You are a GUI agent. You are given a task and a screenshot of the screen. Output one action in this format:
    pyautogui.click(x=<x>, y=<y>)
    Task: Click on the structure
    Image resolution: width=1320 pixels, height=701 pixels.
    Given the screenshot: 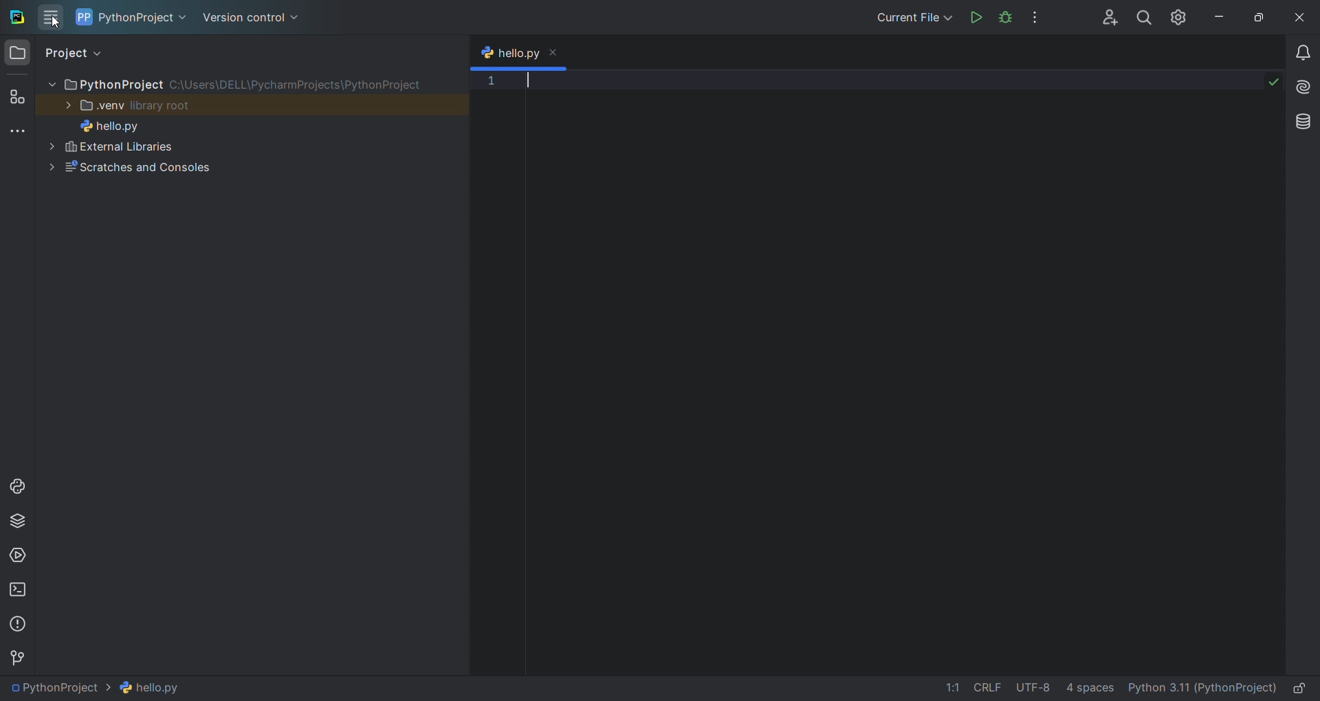 What is the action you would take?
    pyautogui.click(x=19, y=97)
    